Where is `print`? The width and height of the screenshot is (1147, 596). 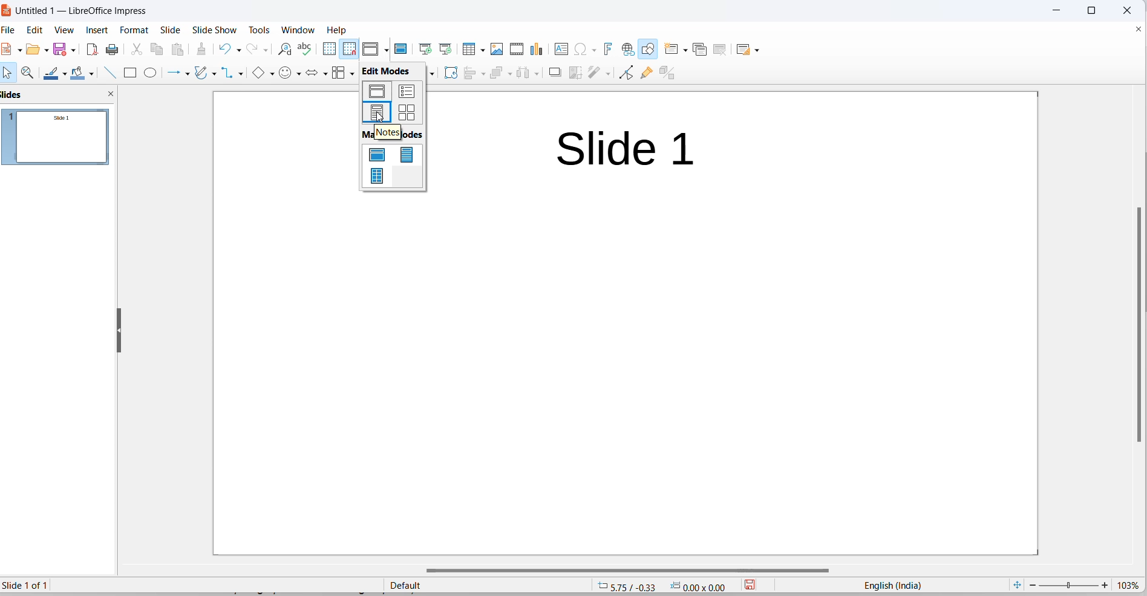
print is located at coordinates (113, 51).